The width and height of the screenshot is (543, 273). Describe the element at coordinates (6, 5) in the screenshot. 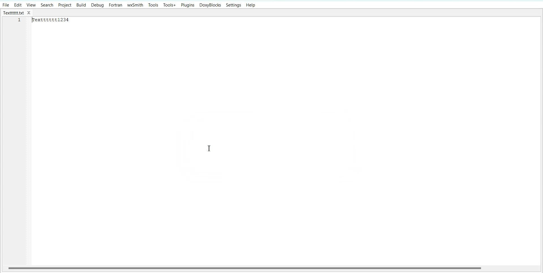

I see `File` at that location.